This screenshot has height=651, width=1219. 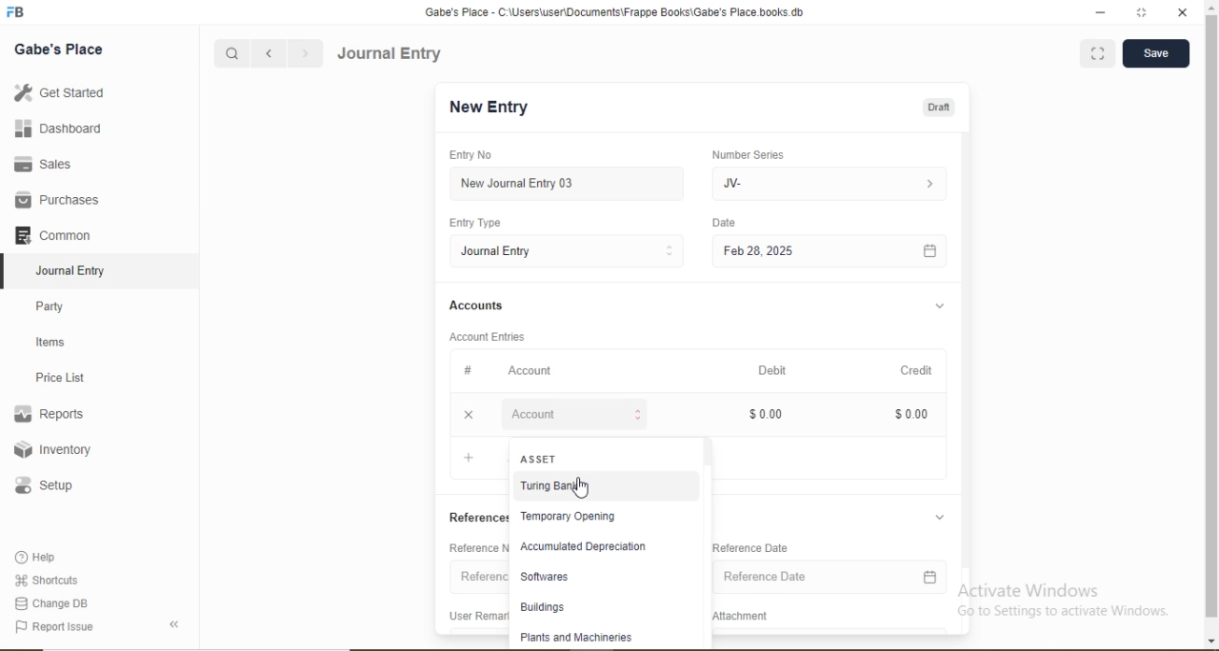 What do you see at coordinates (552, 486) in the screenshot?
I see `Turing Bank` at bounding box center [552, 486].